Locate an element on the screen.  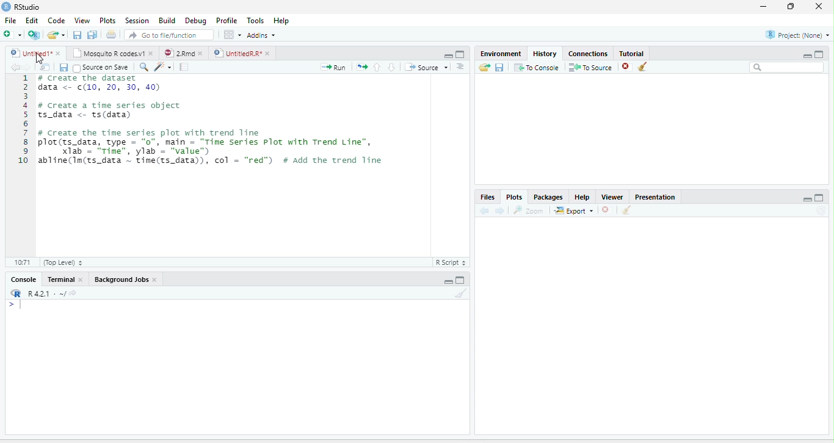
Create a project is located at coordinates (34, 34).